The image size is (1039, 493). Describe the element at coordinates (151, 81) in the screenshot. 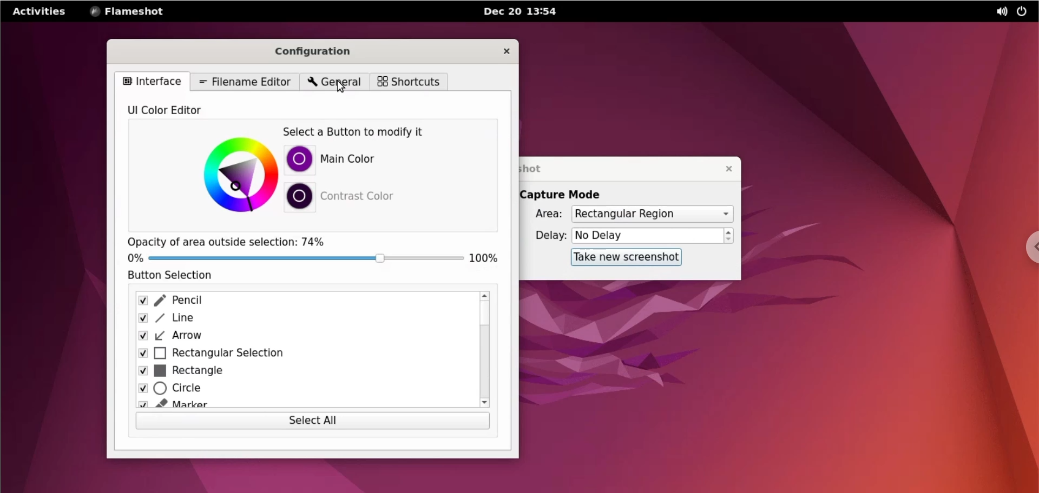

I see `interface` at that location.